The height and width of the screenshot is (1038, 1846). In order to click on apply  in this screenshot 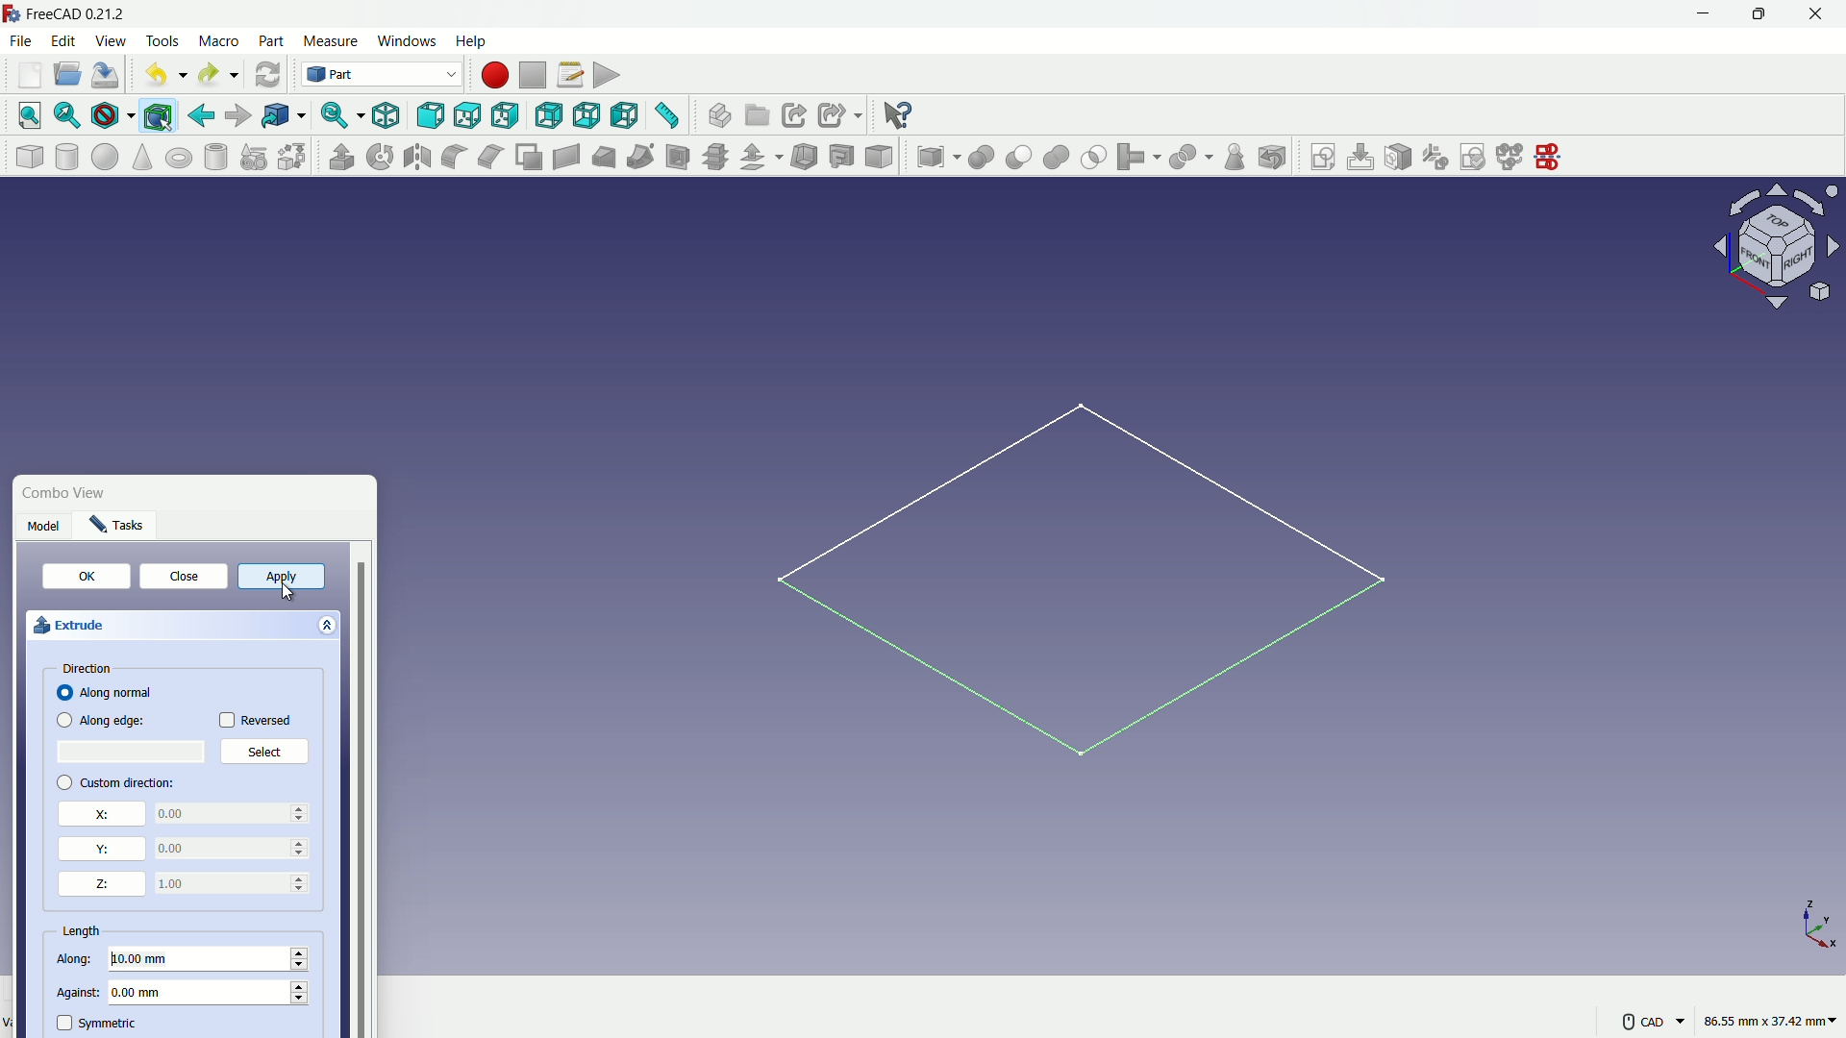, I will do `click(285, 577)`.